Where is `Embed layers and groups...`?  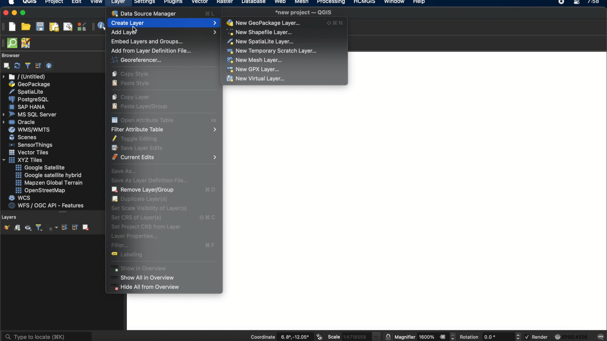 Embed layers and groups... is located at coordinates (146, 42).